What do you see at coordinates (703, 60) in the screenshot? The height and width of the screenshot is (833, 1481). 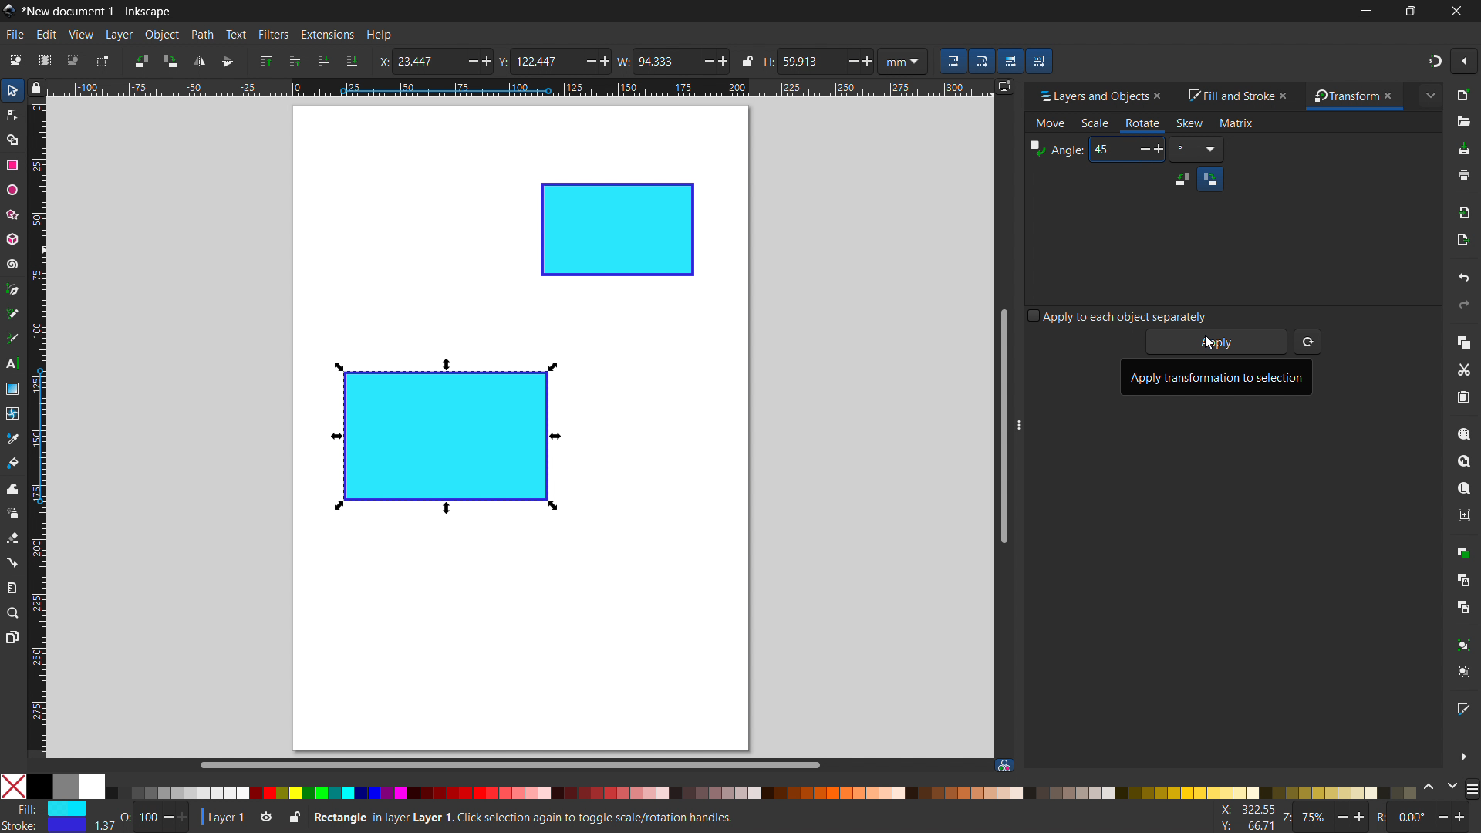 I see `Decrease/minus` at bounding box center [703, 60].